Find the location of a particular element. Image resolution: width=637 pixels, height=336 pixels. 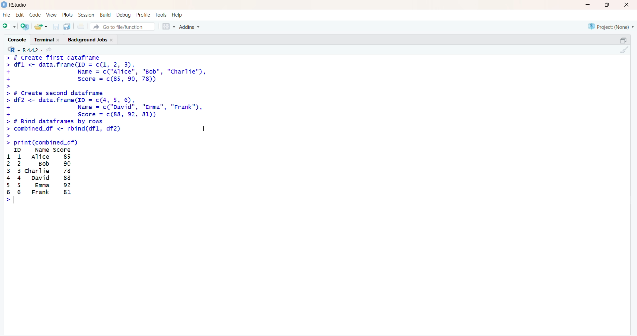

save current document is located at coordinates (56, 27).